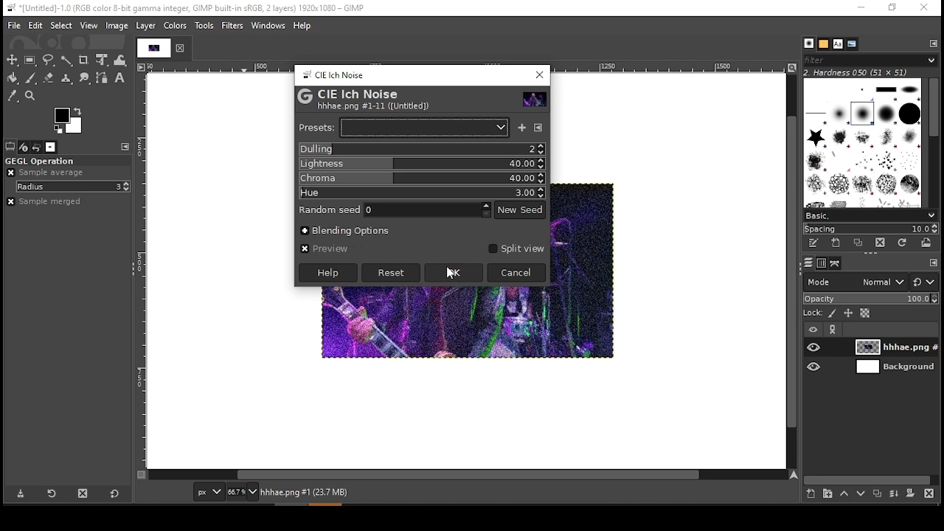 This screenshot has height=531, width=944. I want to click on zoom tool, so click(31, 97).